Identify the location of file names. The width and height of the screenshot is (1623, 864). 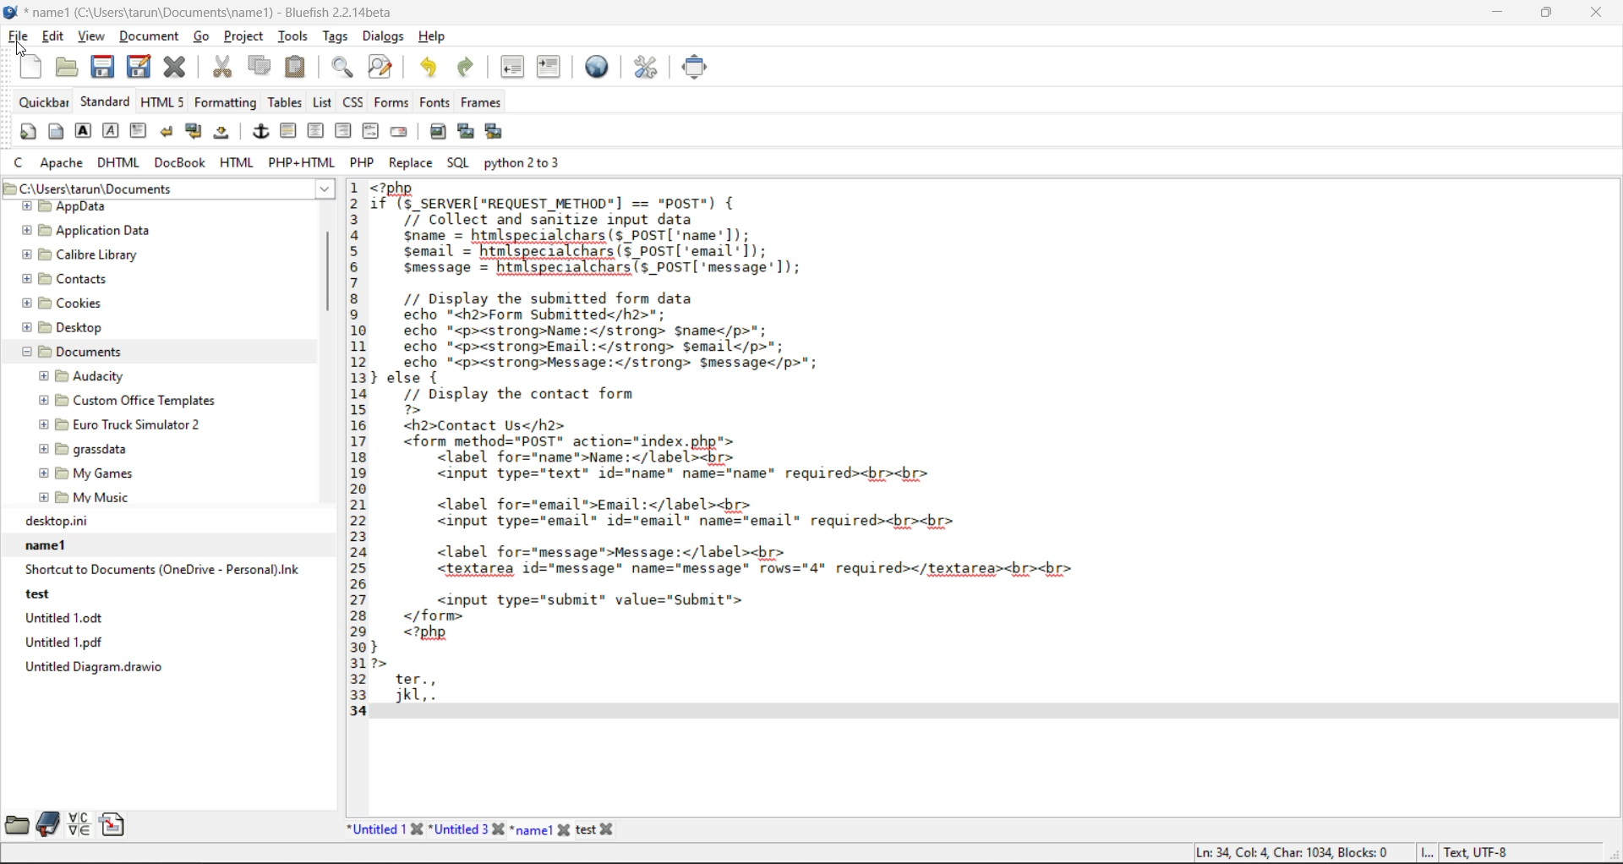
(485, 829).